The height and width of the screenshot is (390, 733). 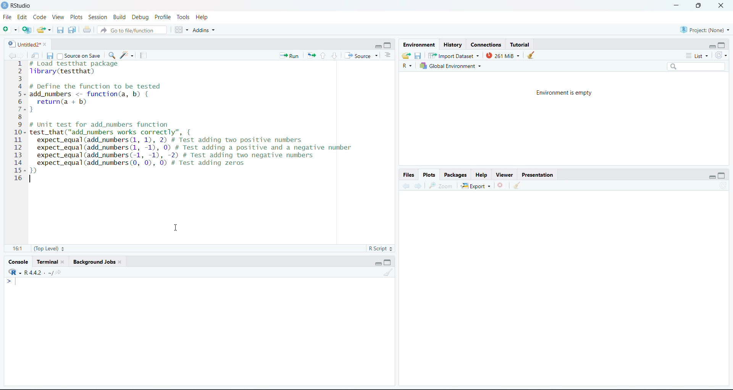 I want to click on Global Environment, so click(x=451, y=66).